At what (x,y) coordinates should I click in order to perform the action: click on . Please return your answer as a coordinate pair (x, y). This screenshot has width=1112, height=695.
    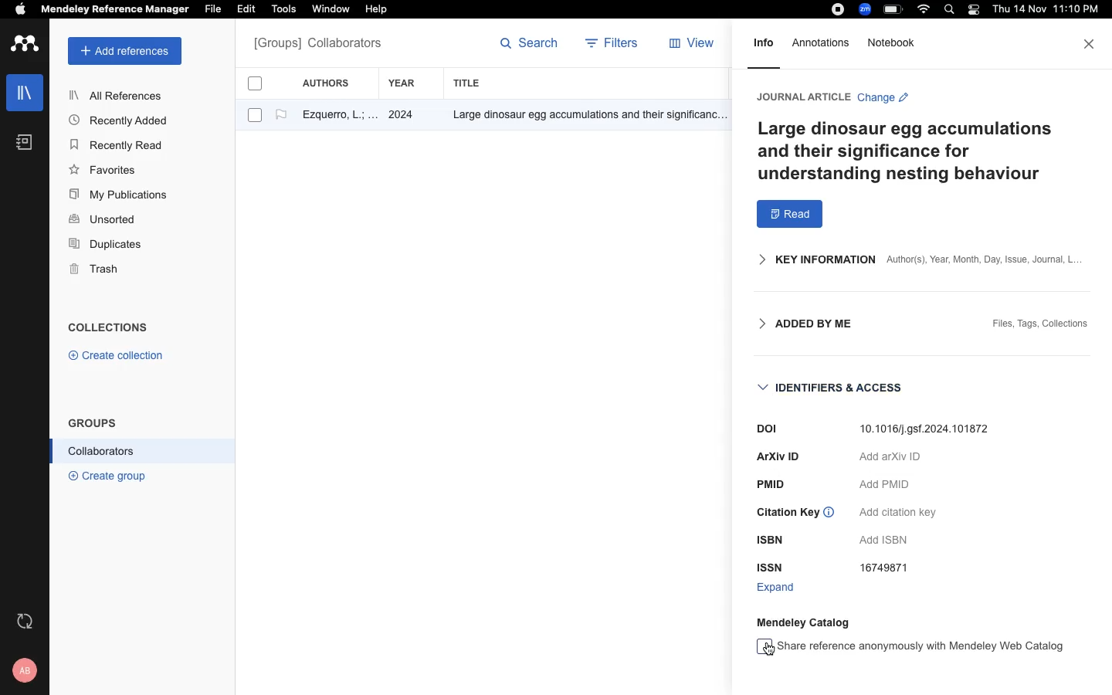
    Looking at the image, I should click on (771, 541).